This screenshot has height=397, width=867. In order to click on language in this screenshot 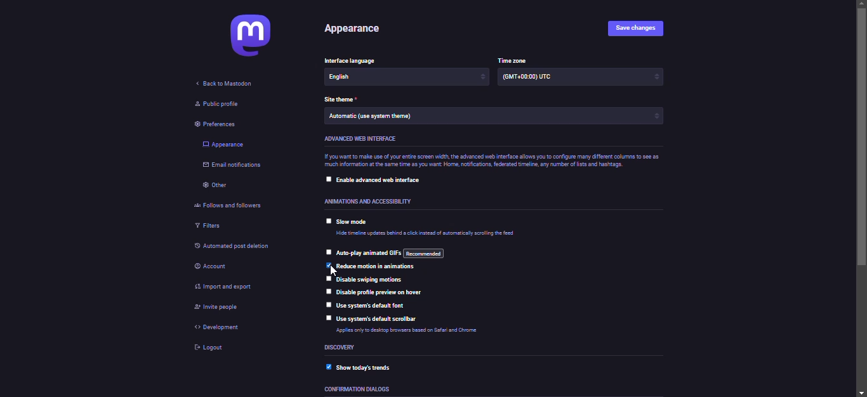, I will do `click(355, 60)`.